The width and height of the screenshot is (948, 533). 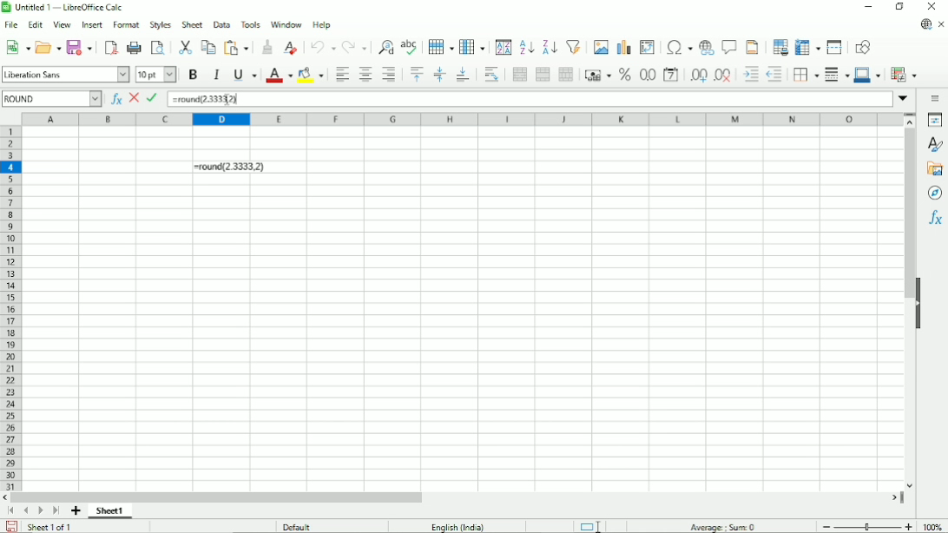 I want to click on Redo, so click(x=356, y=48).